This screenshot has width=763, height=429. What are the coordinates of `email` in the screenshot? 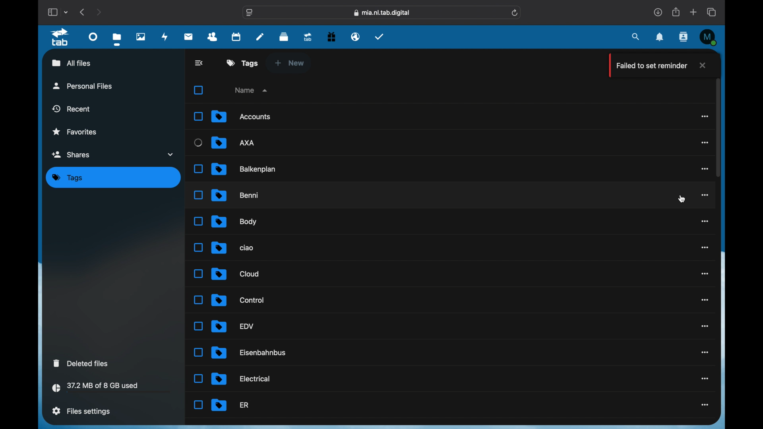 It's located at (355, 36).